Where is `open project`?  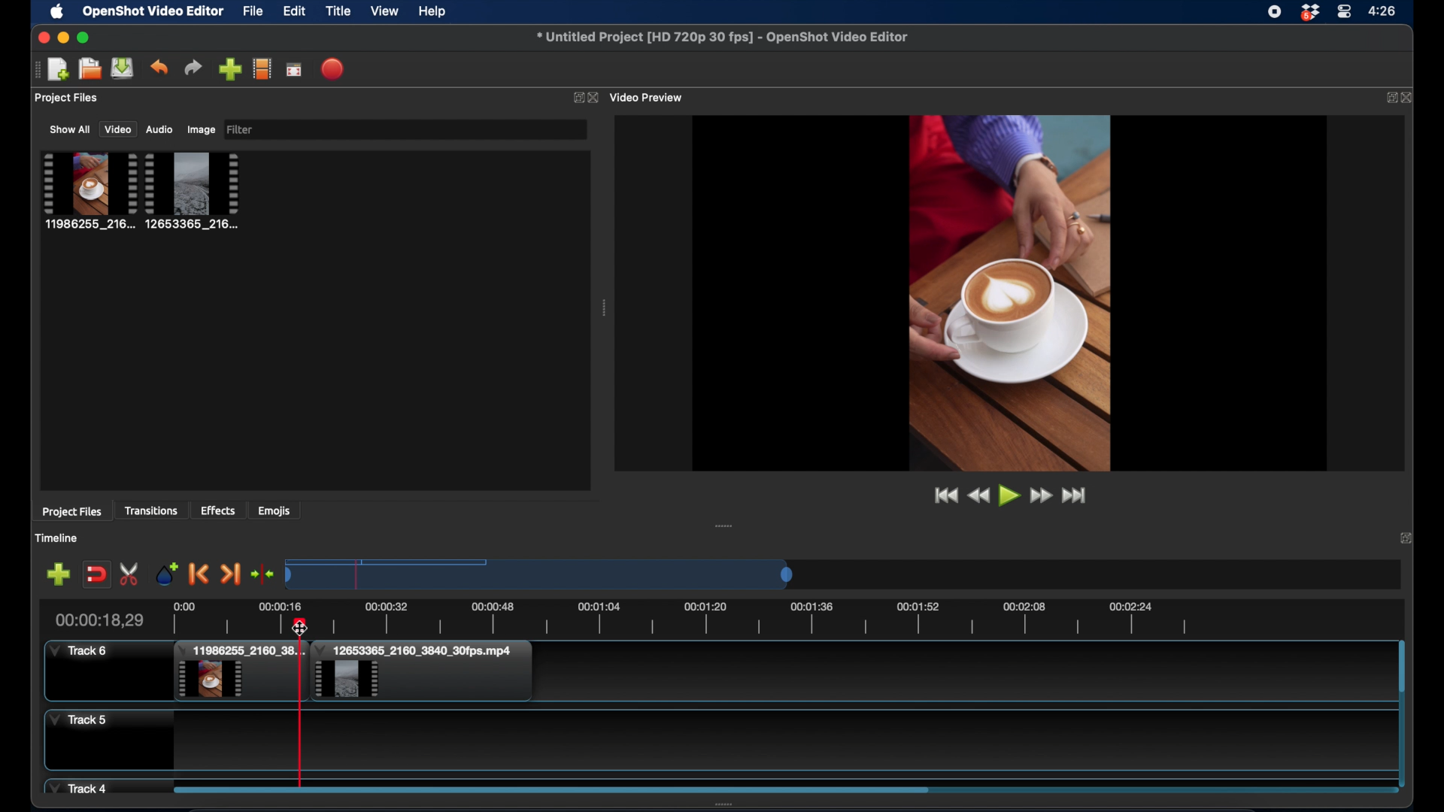
open project is located at coordinates (58, 70).